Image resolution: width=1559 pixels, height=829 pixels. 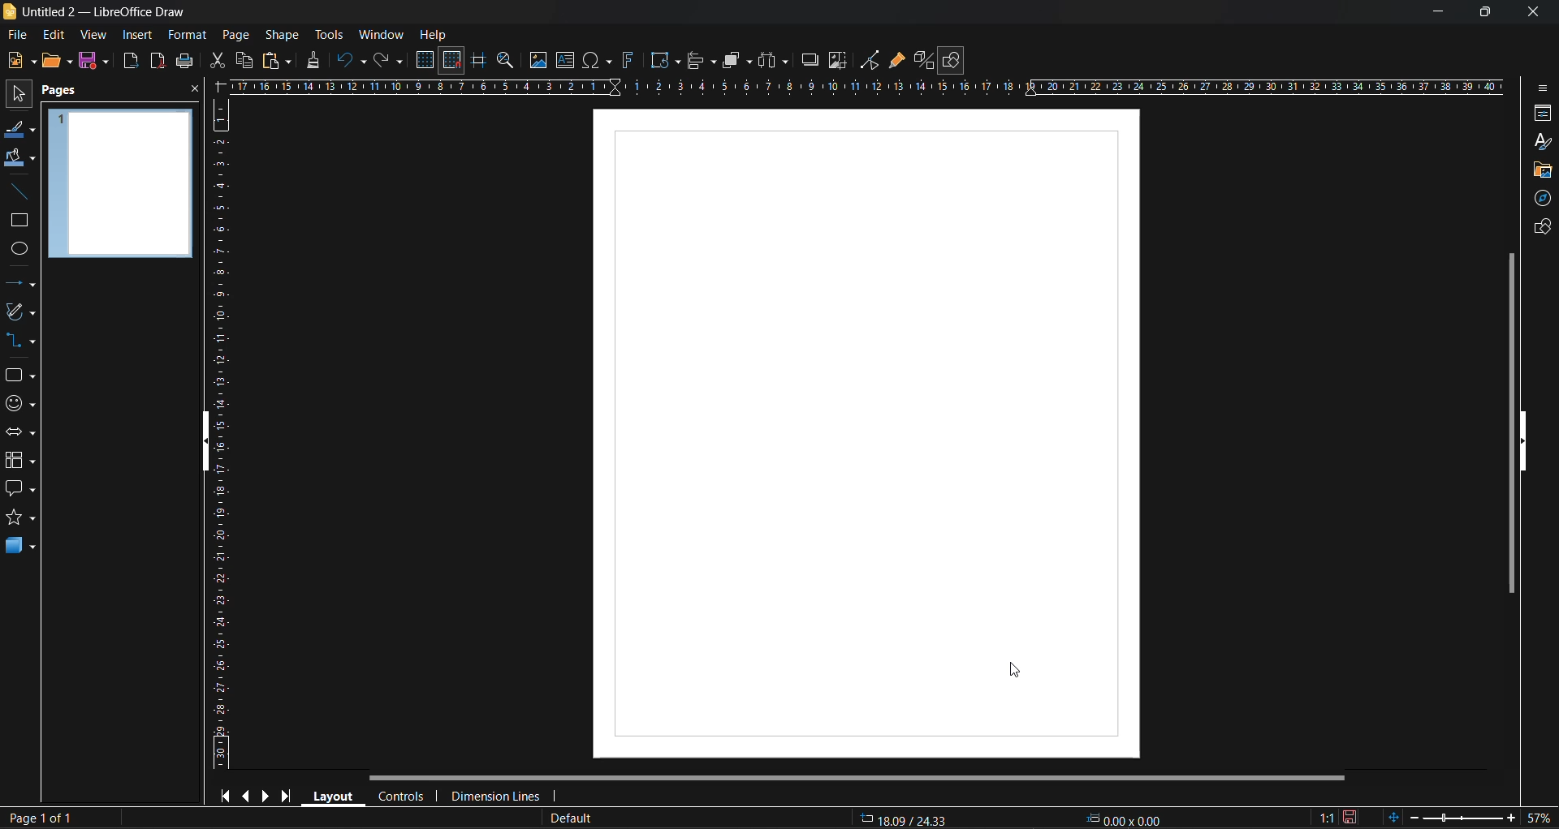 I want to click on file, so click(x=19, y=35).